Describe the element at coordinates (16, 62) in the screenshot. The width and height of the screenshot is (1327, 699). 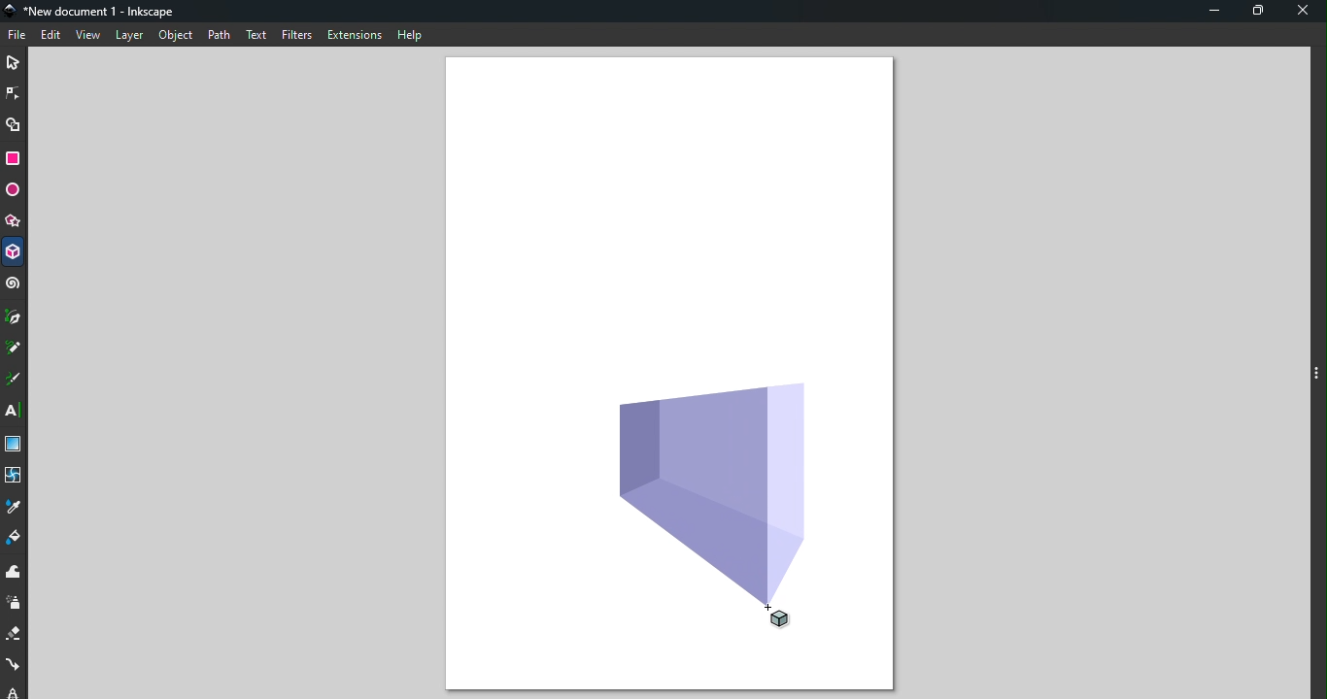
I see `Selector tool` at that location.